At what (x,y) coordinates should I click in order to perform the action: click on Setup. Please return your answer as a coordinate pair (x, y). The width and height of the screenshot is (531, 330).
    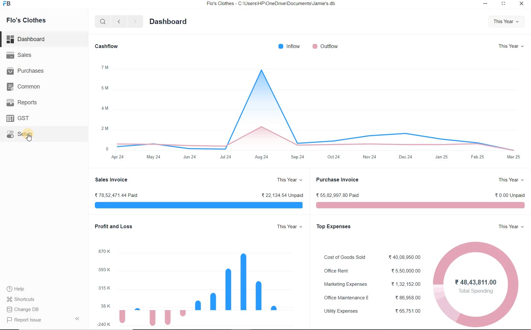
    Looking at the image, I should click on (28, 137).